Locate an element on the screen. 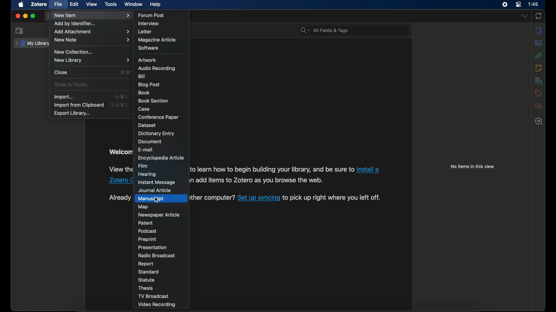  dropdown is located at coordinates (525, 16).